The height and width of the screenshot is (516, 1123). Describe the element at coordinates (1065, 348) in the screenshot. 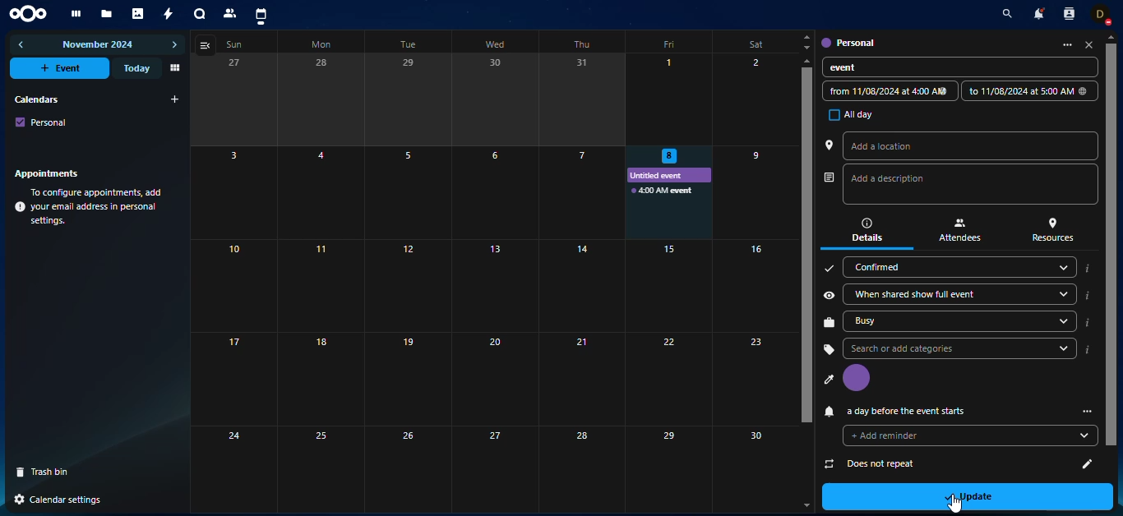

I see `drop down` at that location.